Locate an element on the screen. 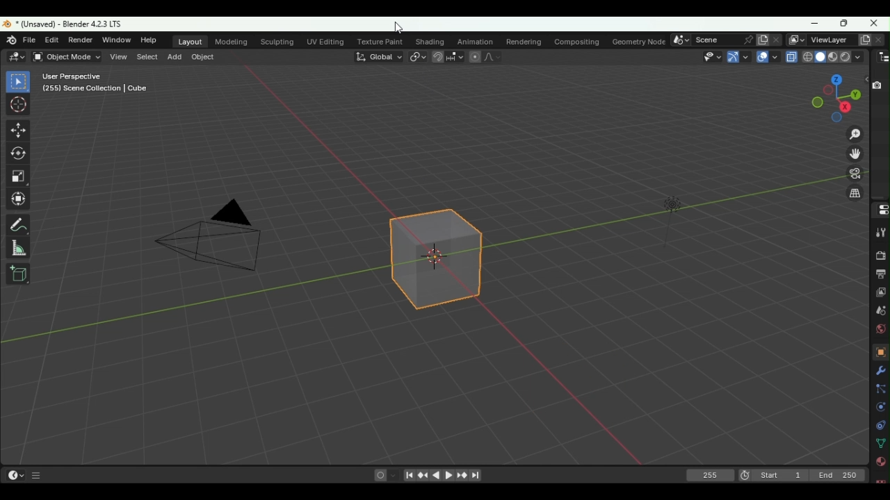 The height and width of the screenshot is (500, 890). Add is located at coordinates (176, 56).